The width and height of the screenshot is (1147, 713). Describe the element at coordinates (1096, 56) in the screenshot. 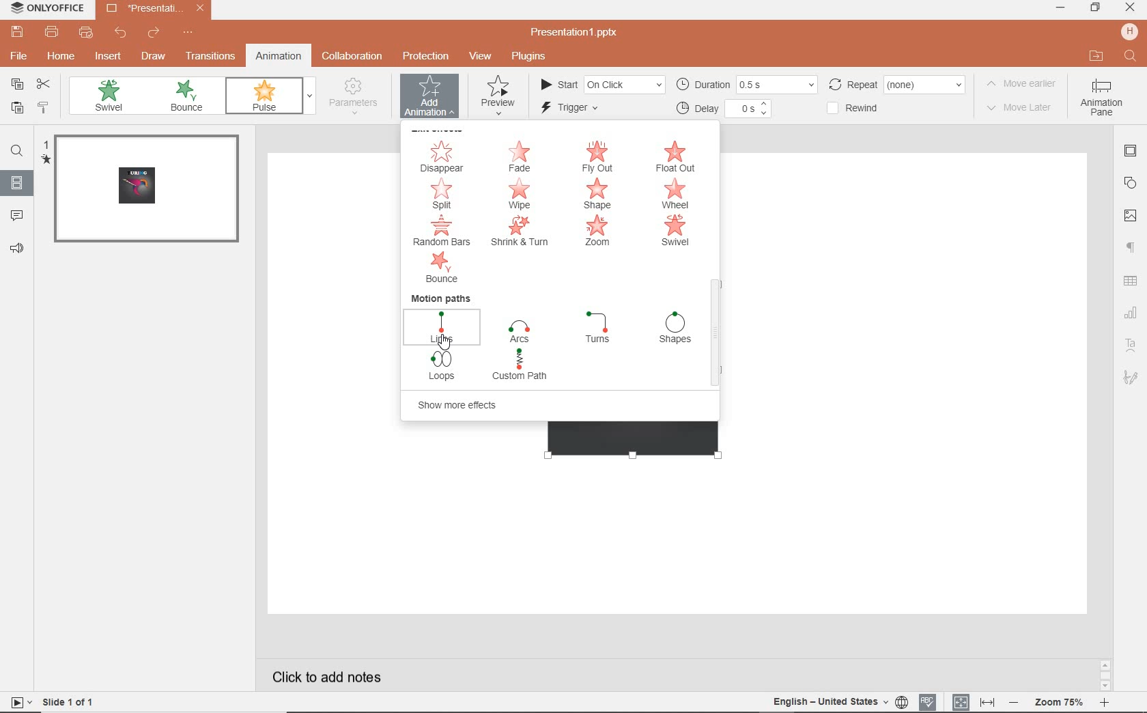

I see `open file location` at that location.